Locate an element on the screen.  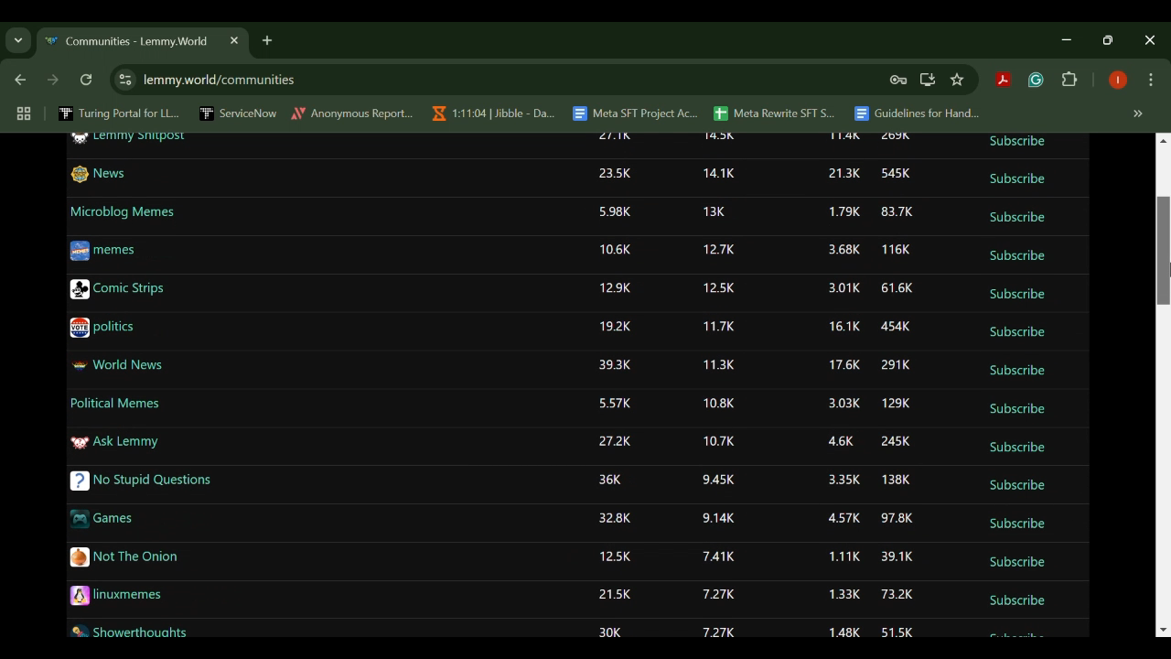
27.1K is located at coordinates (617, 138).